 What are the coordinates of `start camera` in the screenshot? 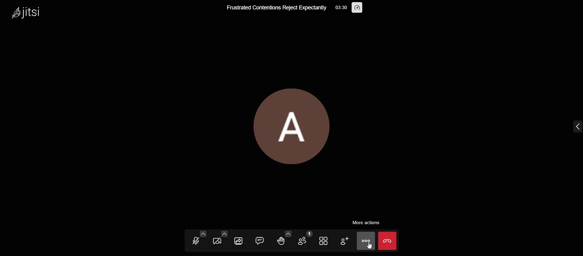 It's located at (216, 241).